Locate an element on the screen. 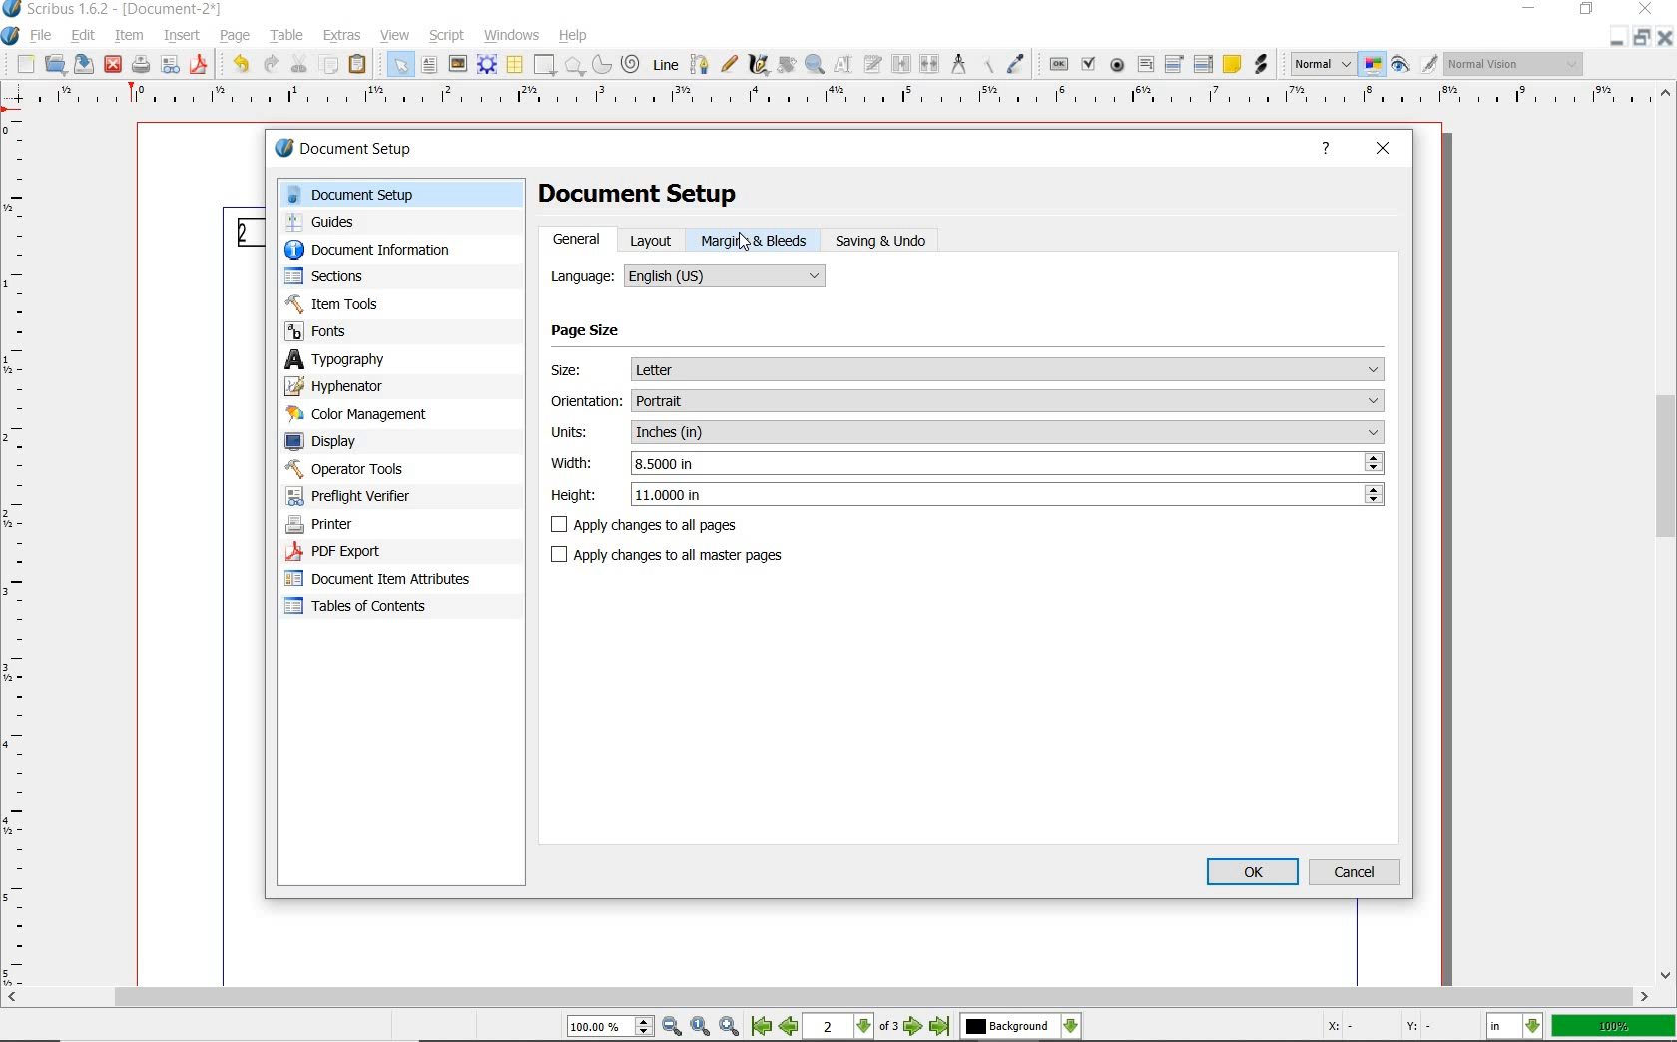  link annotation is located at coordinates (1262, 65).